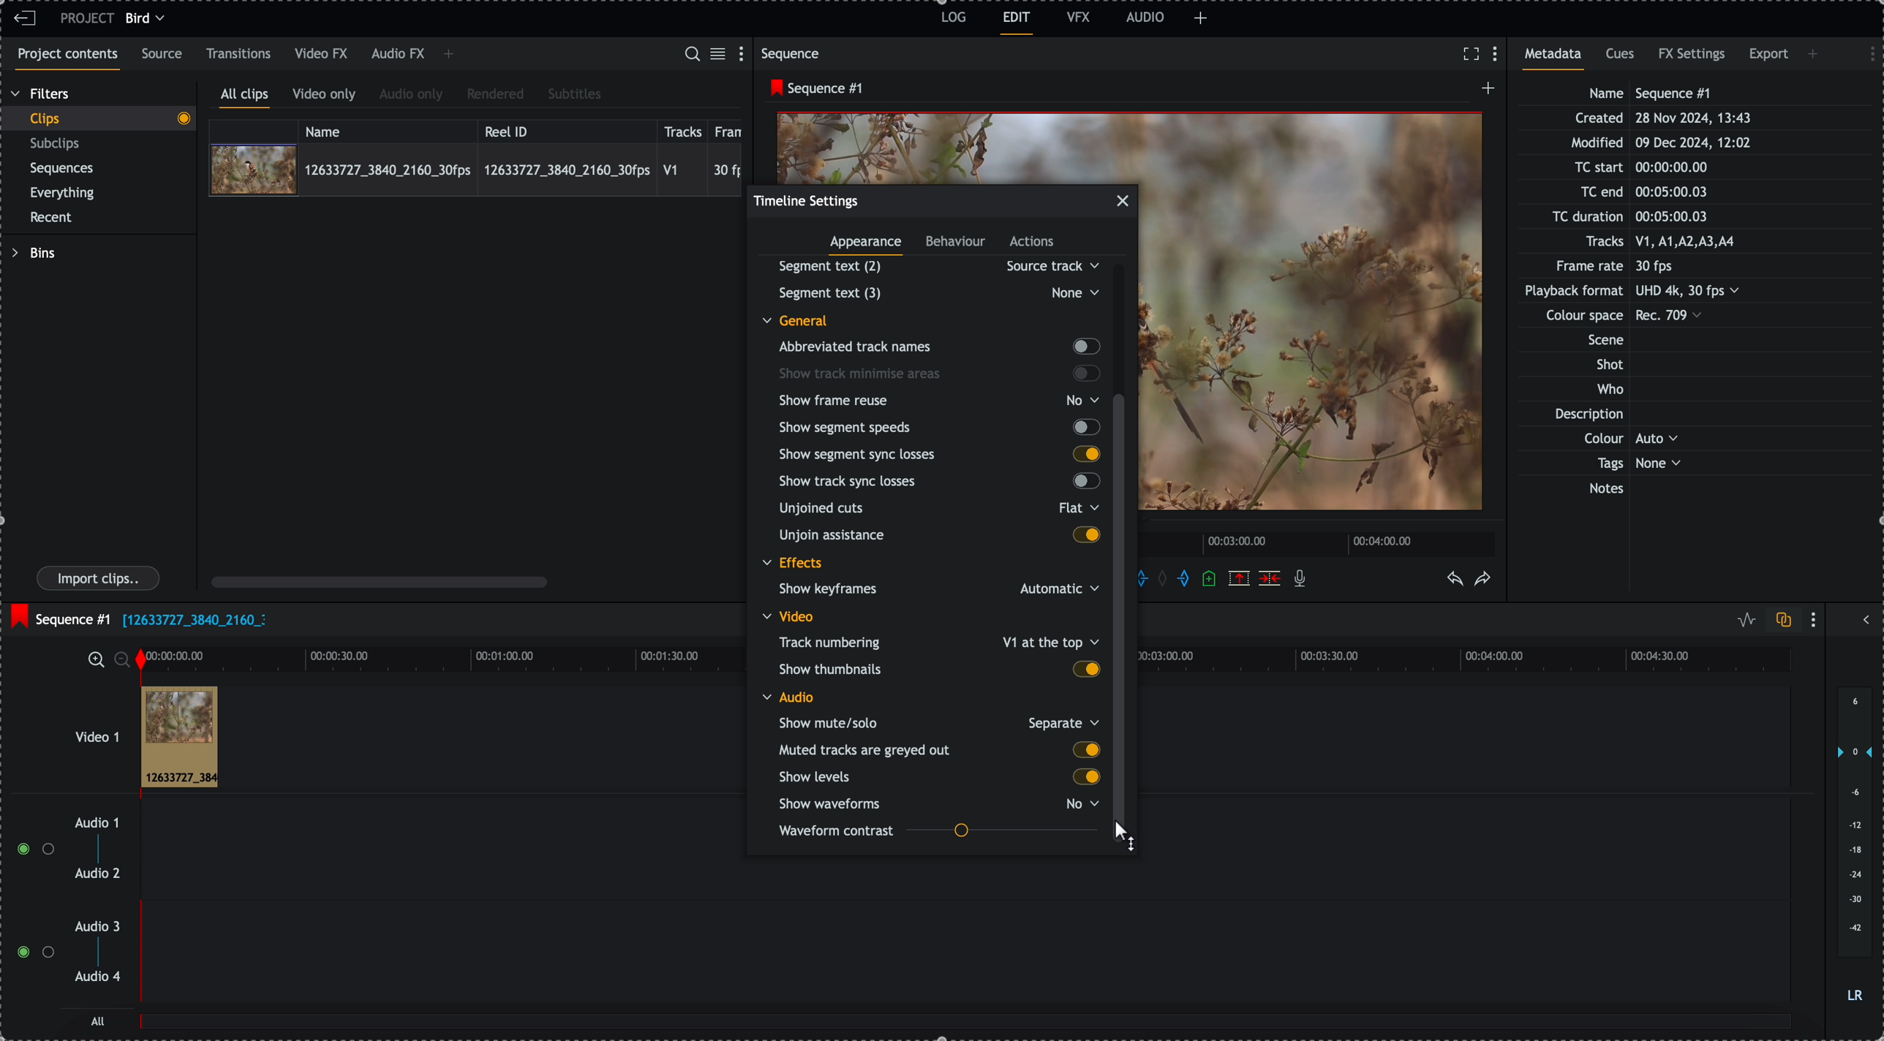  What do you see at coordinates (938, 453) in the screenshot?
I see `show segment sync losses` at bounding box center [938, 453].